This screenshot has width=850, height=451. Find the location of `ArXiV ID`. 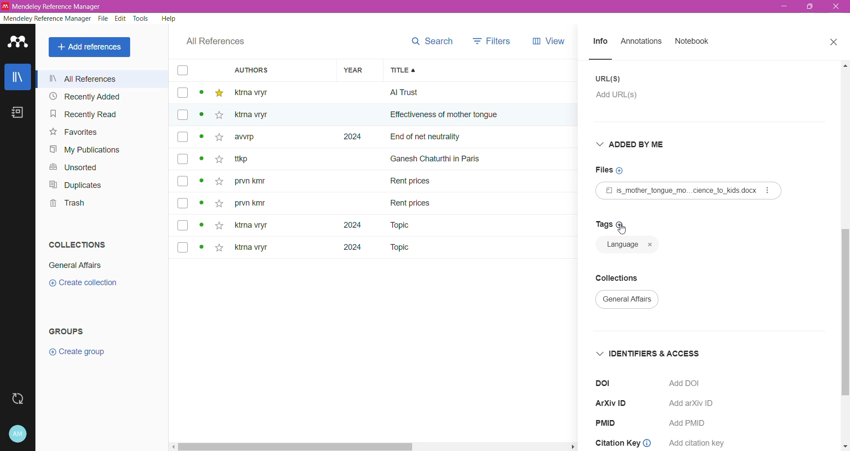

ArXiV ID is located at coordinates (614, 401).